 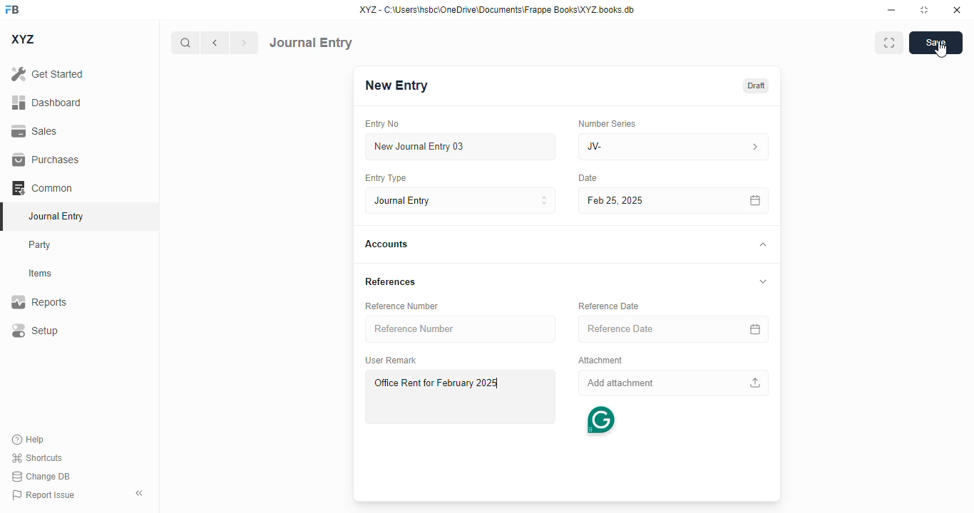 What do you see at coordinates (36, 457) in the screenshot?
I see `shortcuts` at bounding box center [36, 457].